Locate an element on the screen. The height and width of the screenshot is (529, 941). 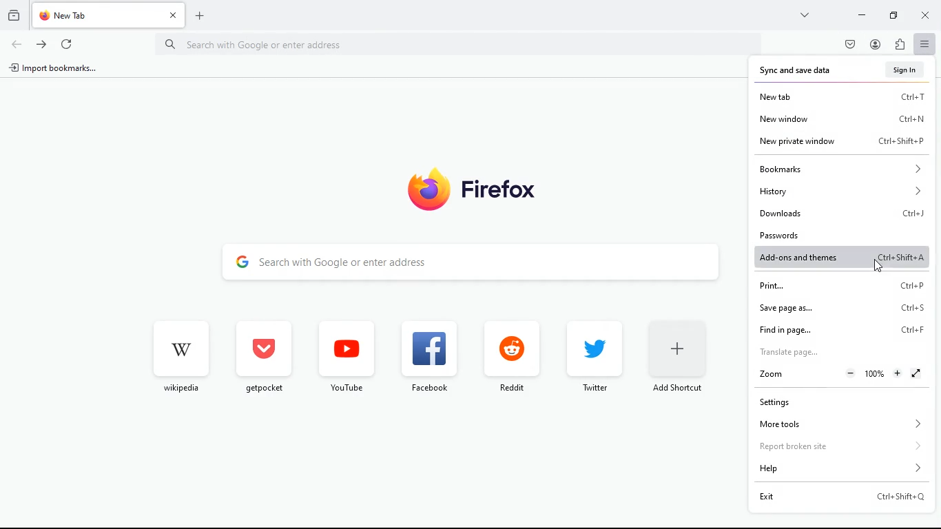
sign in is located at coordinates (903, 70).